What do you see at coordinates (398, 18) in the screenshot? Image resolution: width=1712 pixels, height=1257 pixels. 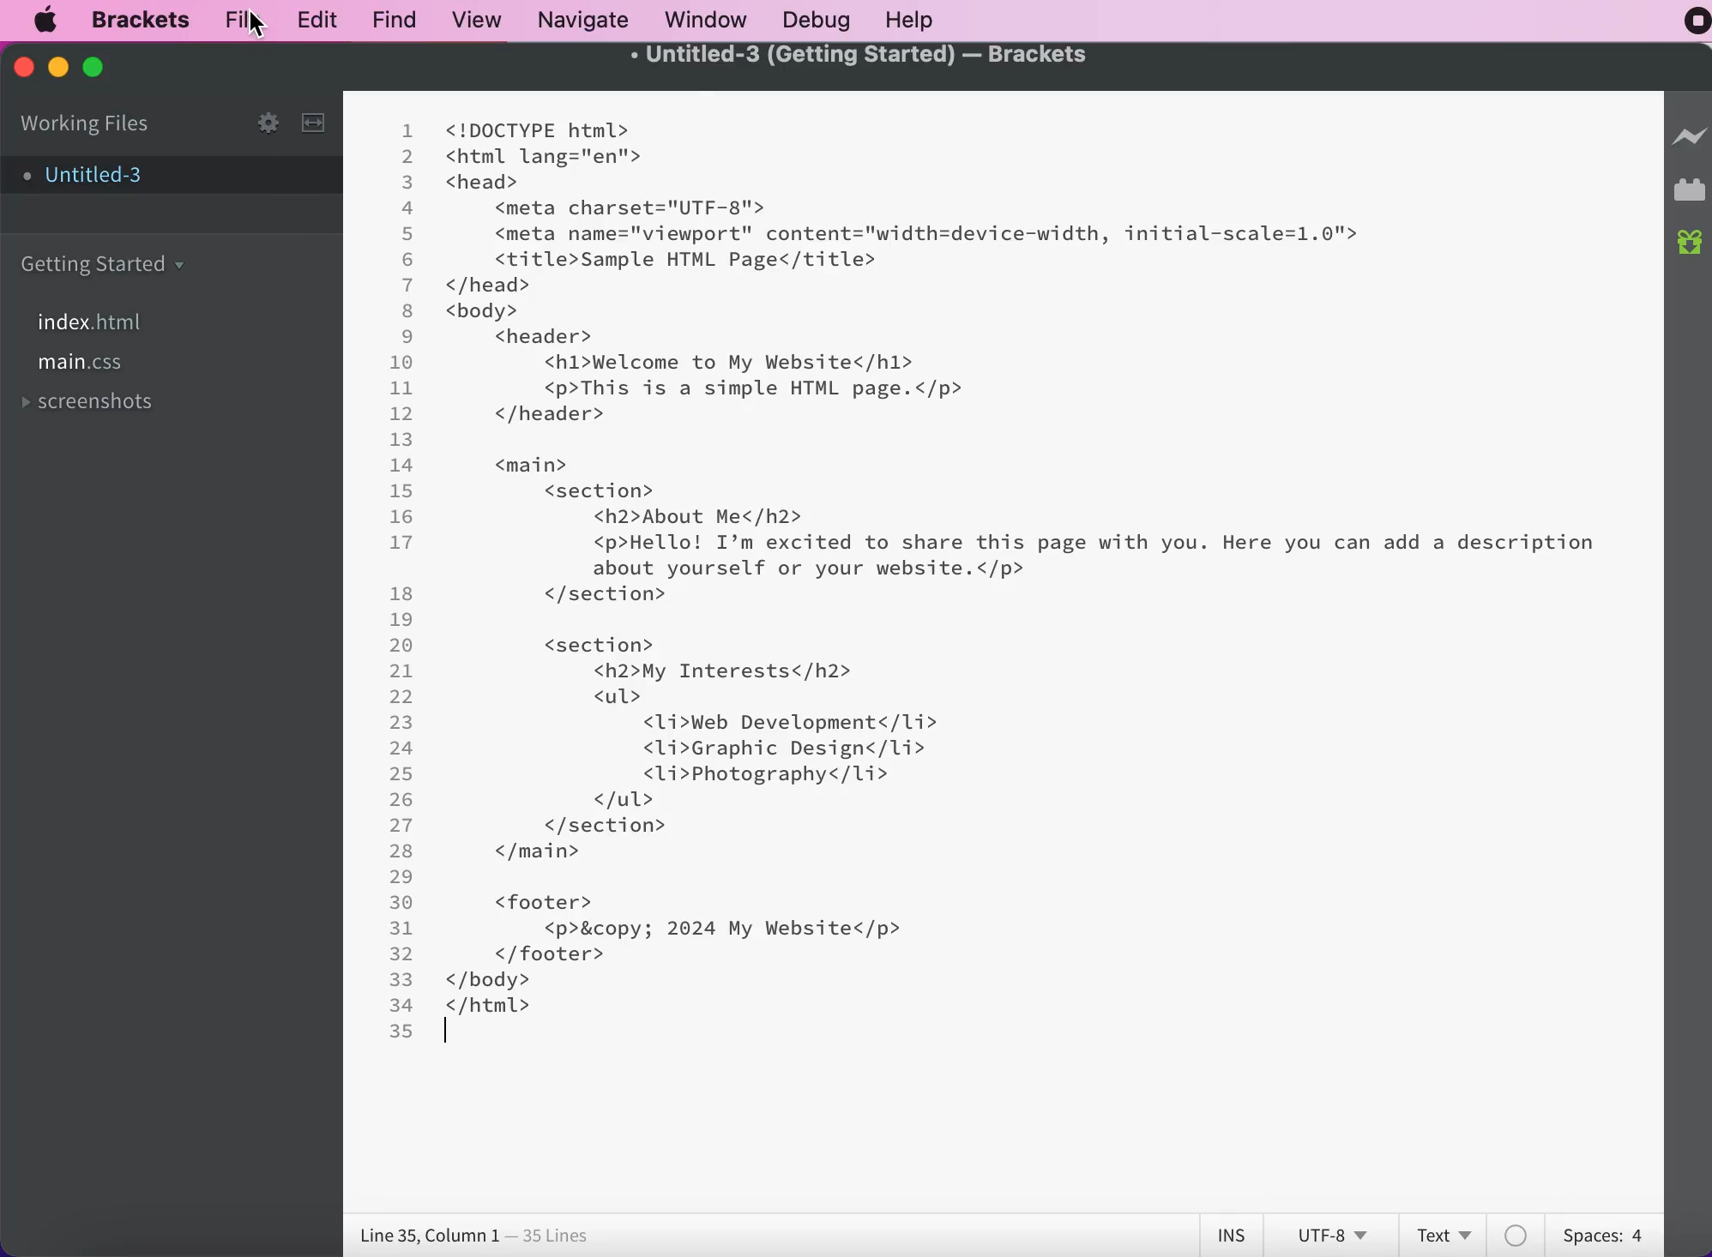 I see `find` at bounding box center [398, 18].